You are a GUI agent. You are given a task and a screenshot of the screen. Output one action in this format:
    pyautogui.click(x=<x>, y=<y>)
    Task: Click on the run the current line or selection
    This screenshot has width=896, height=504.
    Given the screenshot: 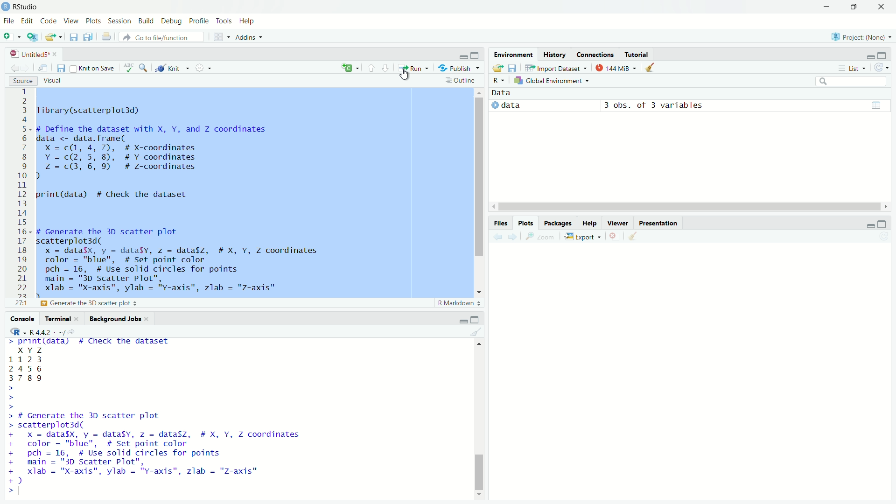 What is the action you would take?
    pyautogui.click(x=414, y=69)
    